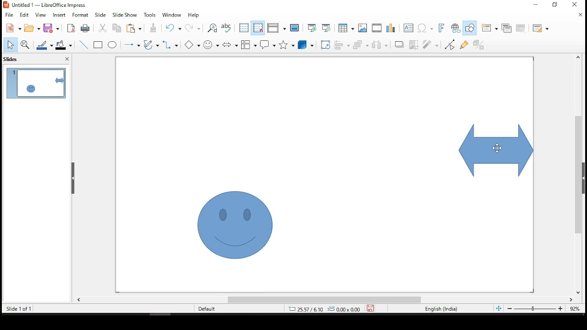 This screenshot has height=330, width=587. What do you see at coordinates (60, 15) in the screenshot?
I see `insert` at bounding box center [60, 15].